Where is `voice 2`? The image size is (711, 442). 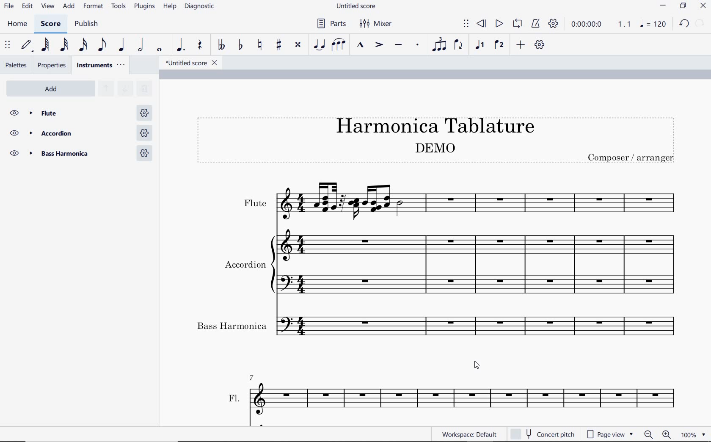 voice 2 is located at coordinates (499, 45).